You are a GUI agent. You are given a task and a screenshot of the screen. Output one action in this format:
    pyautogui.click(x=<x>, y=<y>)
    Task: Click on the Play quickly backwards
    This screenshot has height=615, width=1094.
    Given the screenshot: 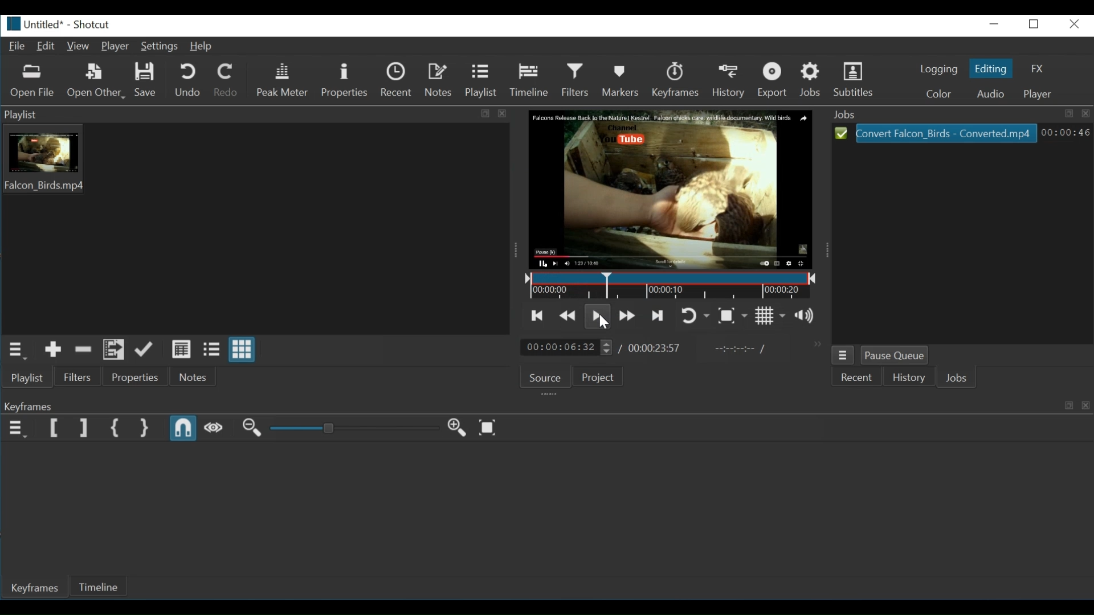 What is the action you would take?
    pyautogui.click(x=568, y=315)
    